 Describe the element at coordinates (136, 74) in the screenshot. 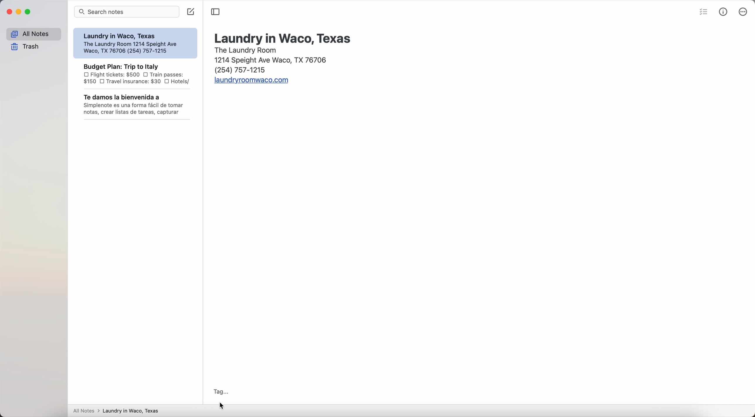

I see `Budget Plan: Trip to Italy note` at that location.